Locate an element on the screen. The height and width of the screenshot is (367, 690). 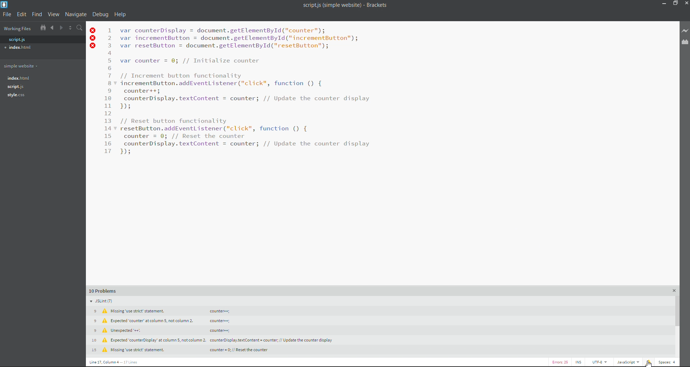
close window is located at coordinates (672, 291).